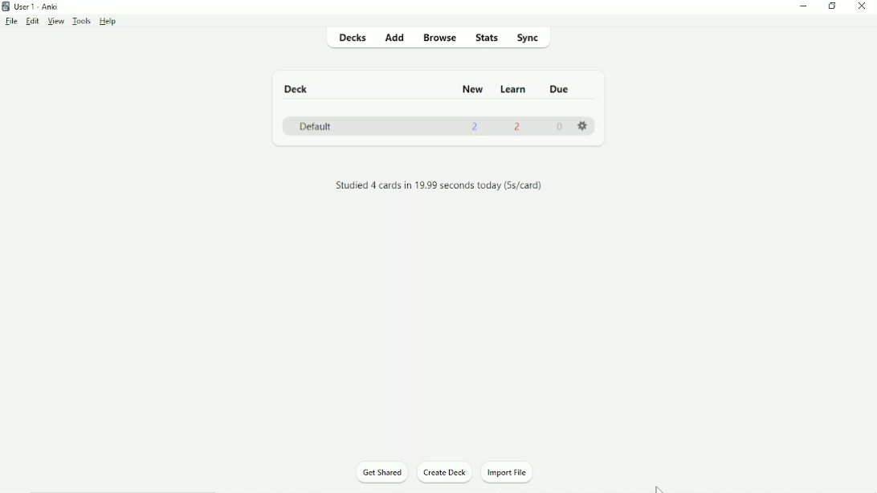  What do you see at coordinates (356, 39) in the screenshot?
I see `Decks` at bounding box center [356, 39].